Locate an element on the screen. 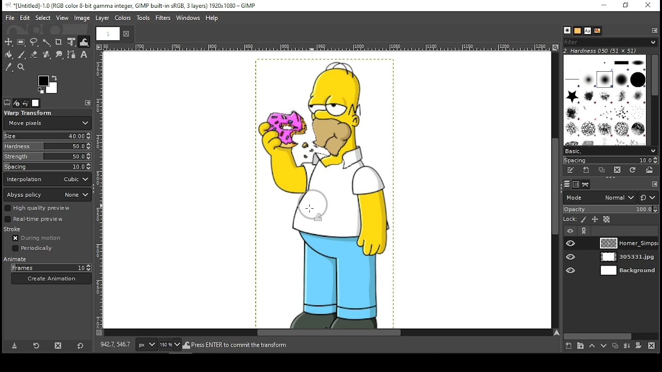  abyss policy is located at coordinates (48, 194).